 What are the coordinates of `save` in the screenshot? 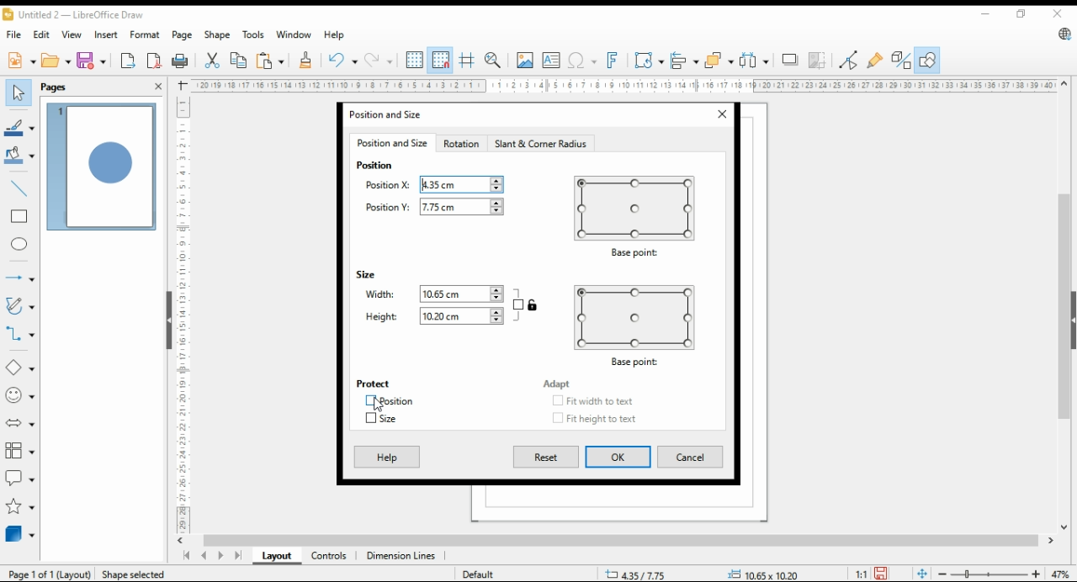 It's located at (91, 60).